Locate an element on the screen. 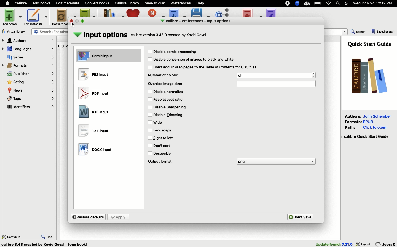  Checkbox is located at coordinates (150, 130).